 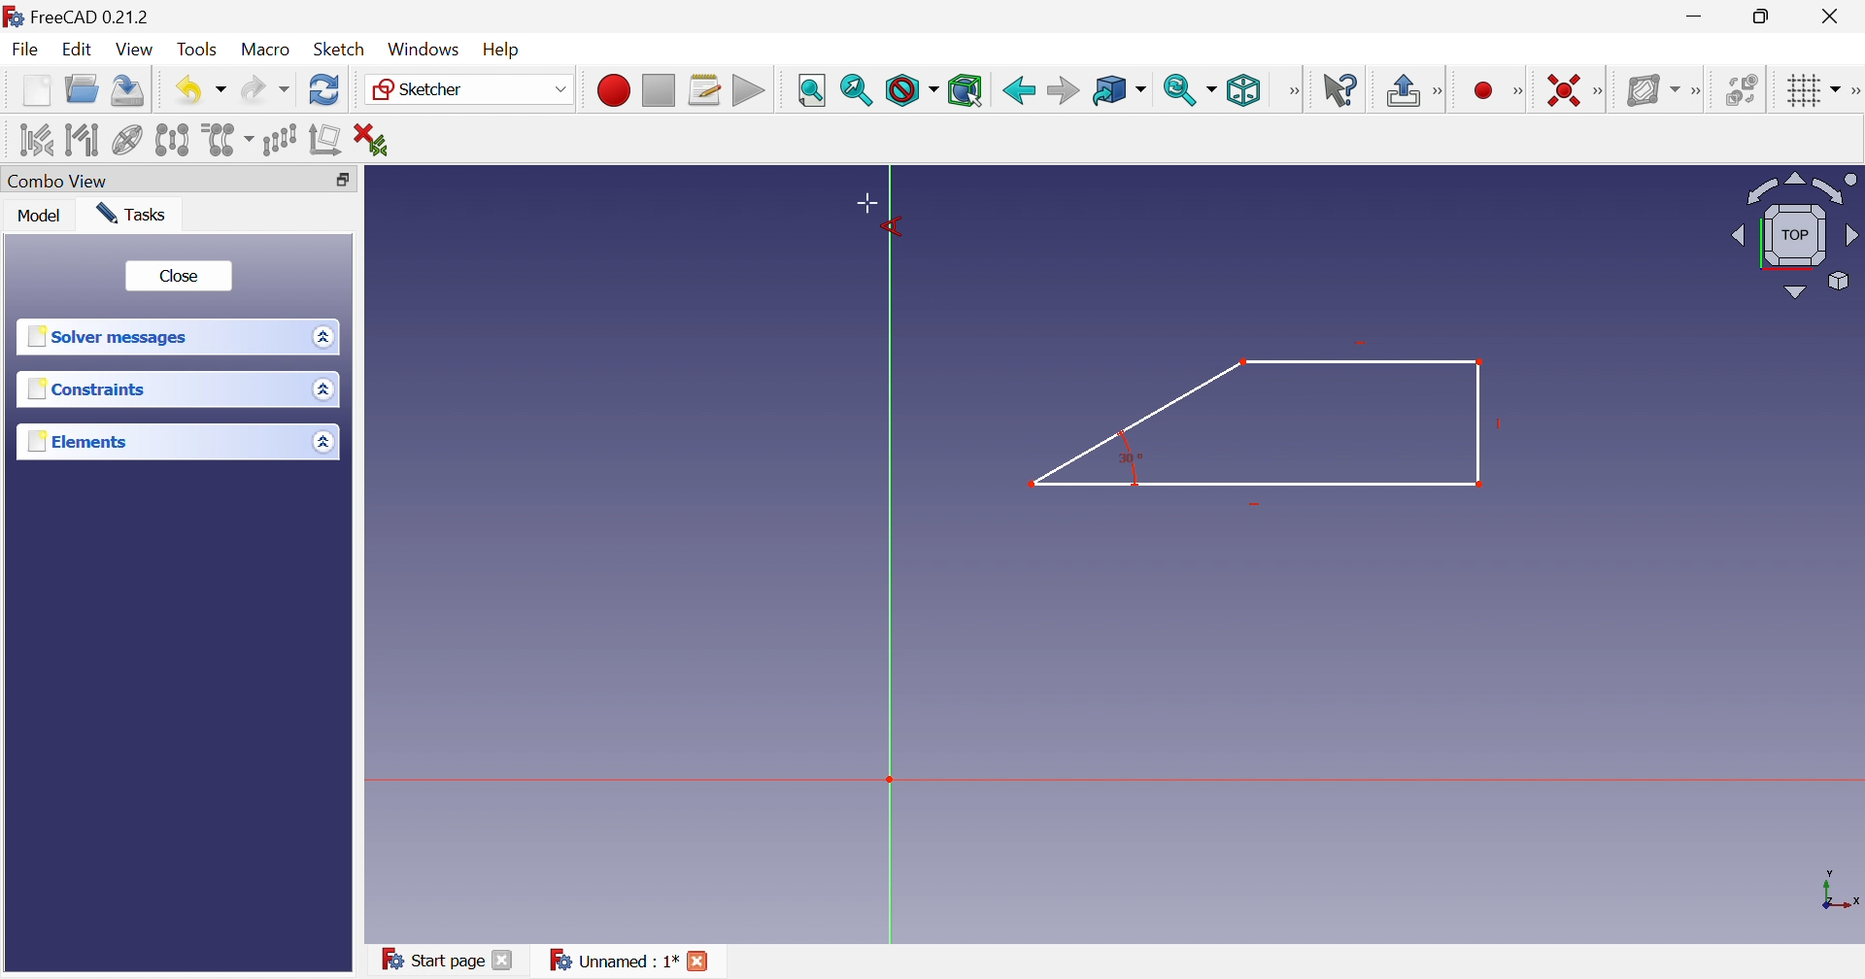 I want to click on Isometric, so click(x=1245, y=90).